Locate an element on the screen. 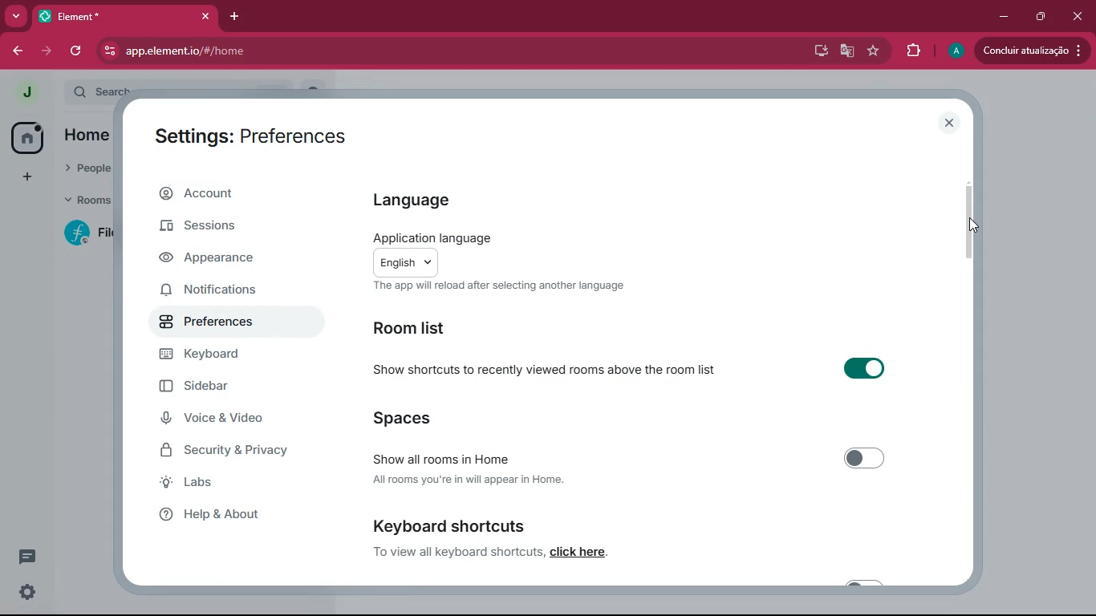 Image resolution: width=1096 pixels, height=616 pixels. maximize is located at coordinates (1037, 18).